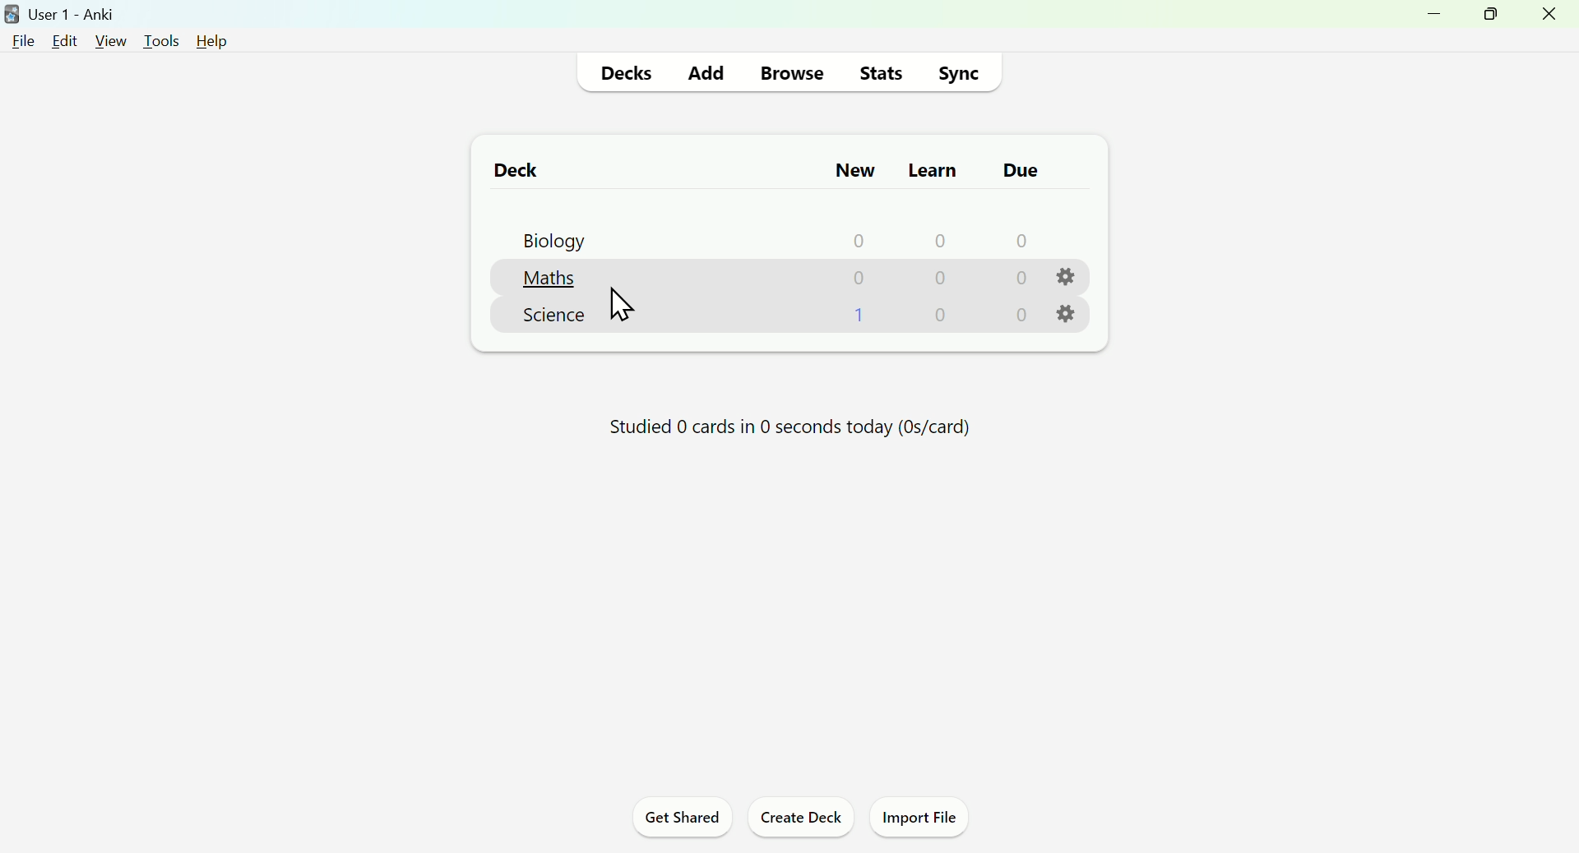 Image resolution: width=1579 pixels, height=853 pixels. I want to click on Help, so click(206, 39).